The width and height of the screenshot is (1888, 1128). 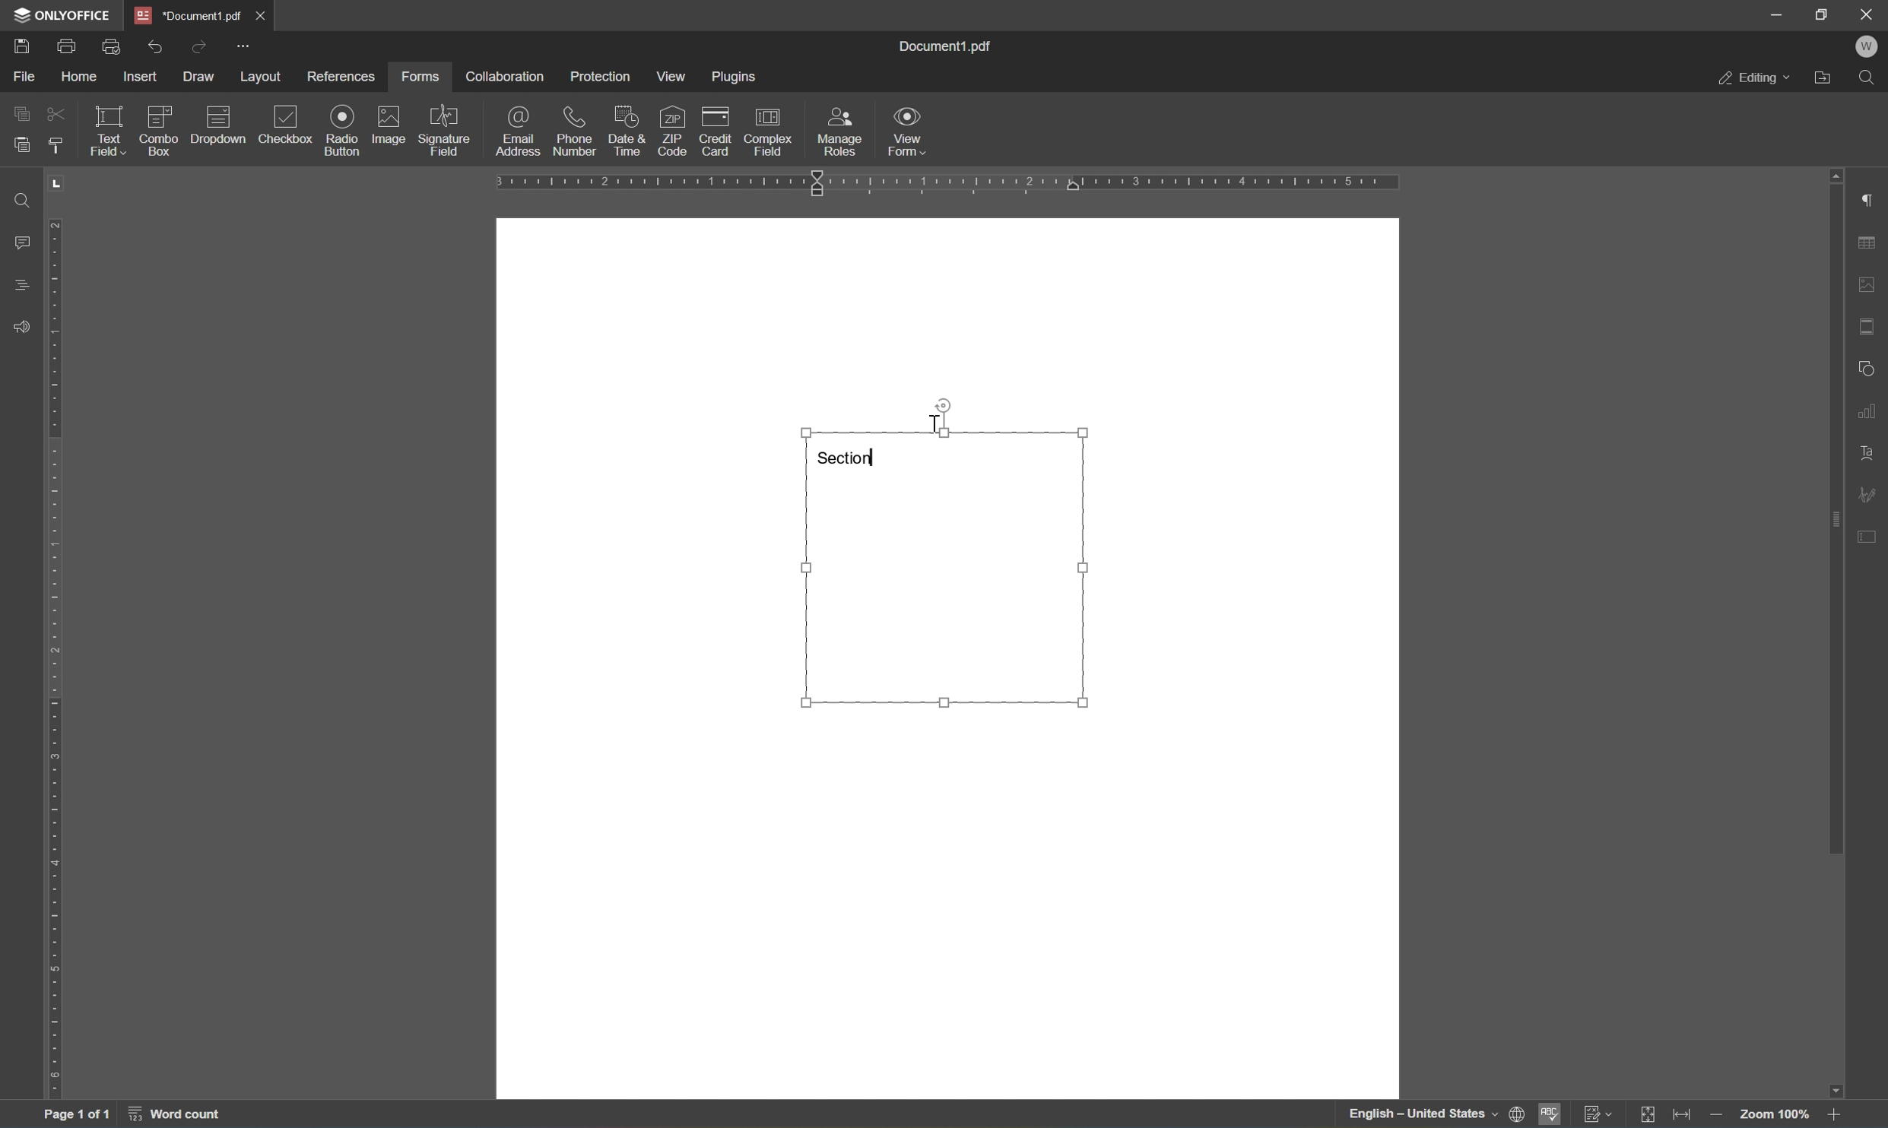 What do you see at coordinates (738, 78) in the screenshot?
I see `plugins` at bounding box center [738, 78].